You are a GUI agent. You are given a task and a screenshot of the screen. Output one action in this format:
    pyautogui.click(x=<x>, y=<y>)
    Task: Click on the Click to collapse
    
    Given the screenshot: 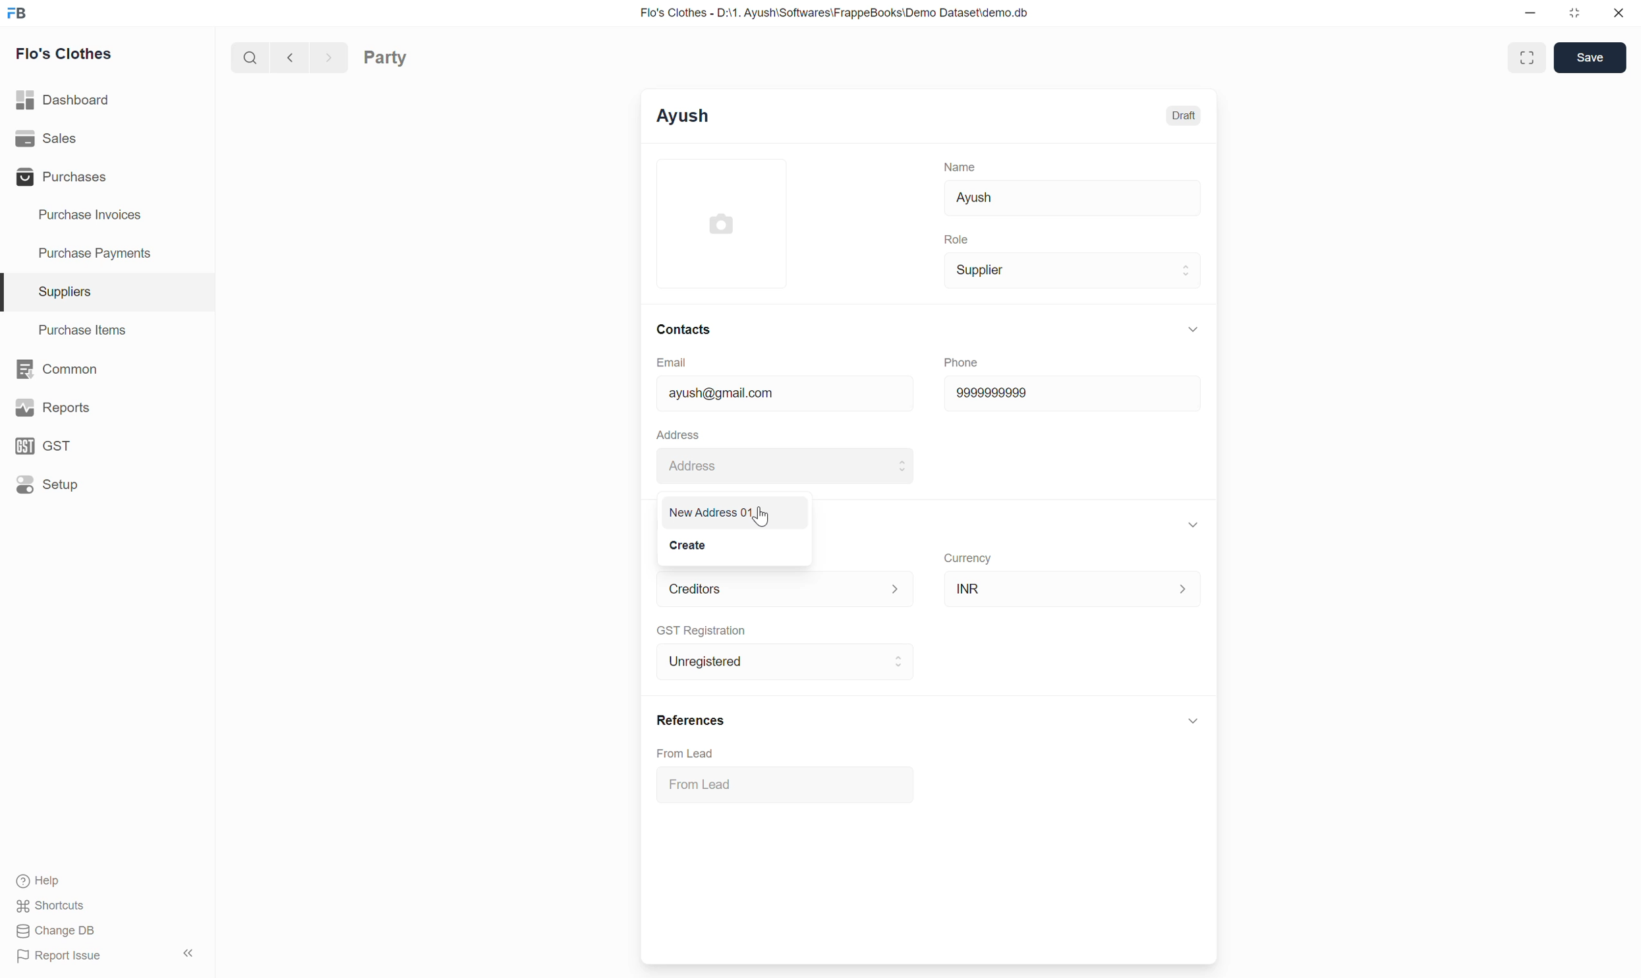 What is the action you would take?
    pyautogui.click(x=1194, y=720)
    